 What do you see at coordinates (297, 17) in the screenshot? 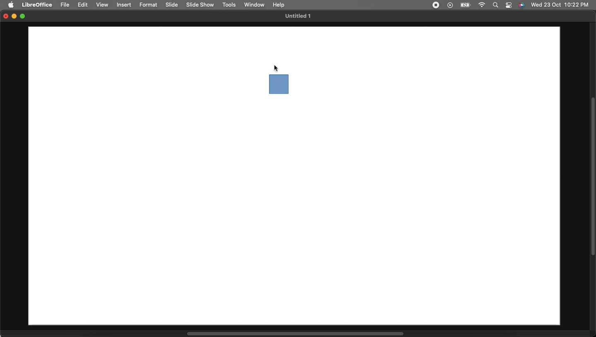
I see `Untitled 1` at bounding box center [297, 17].